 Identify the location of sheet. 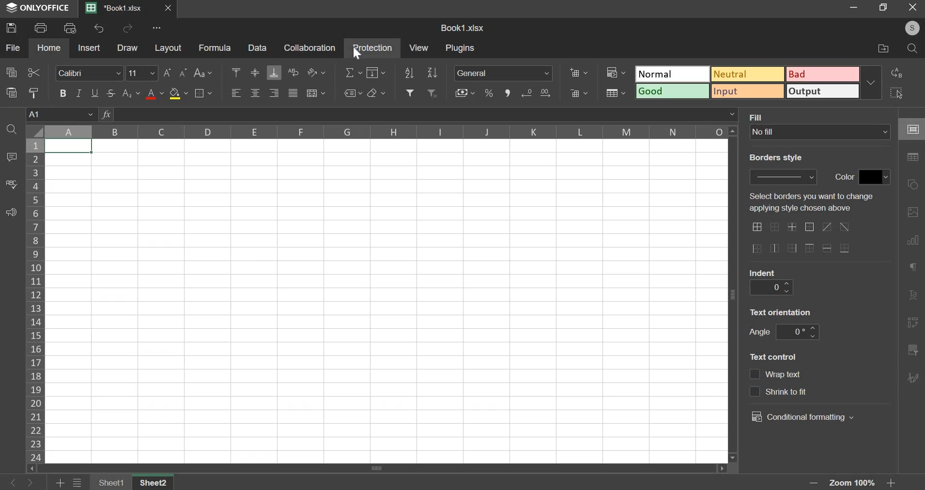
(112, 482).